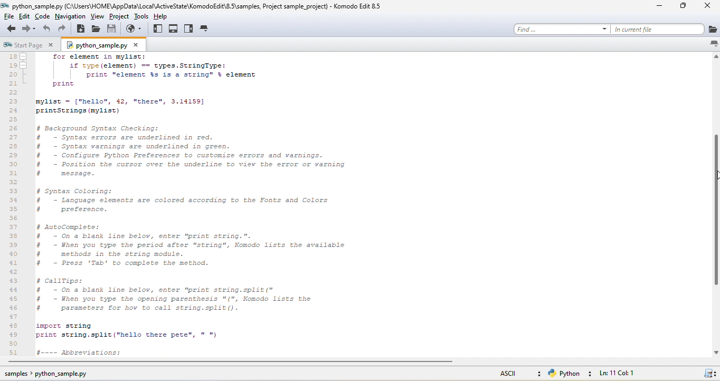 This screenshot has height=381, width=720. Describe the element at coordinates (112, 28) in the screenshot. I see `save` at that location.